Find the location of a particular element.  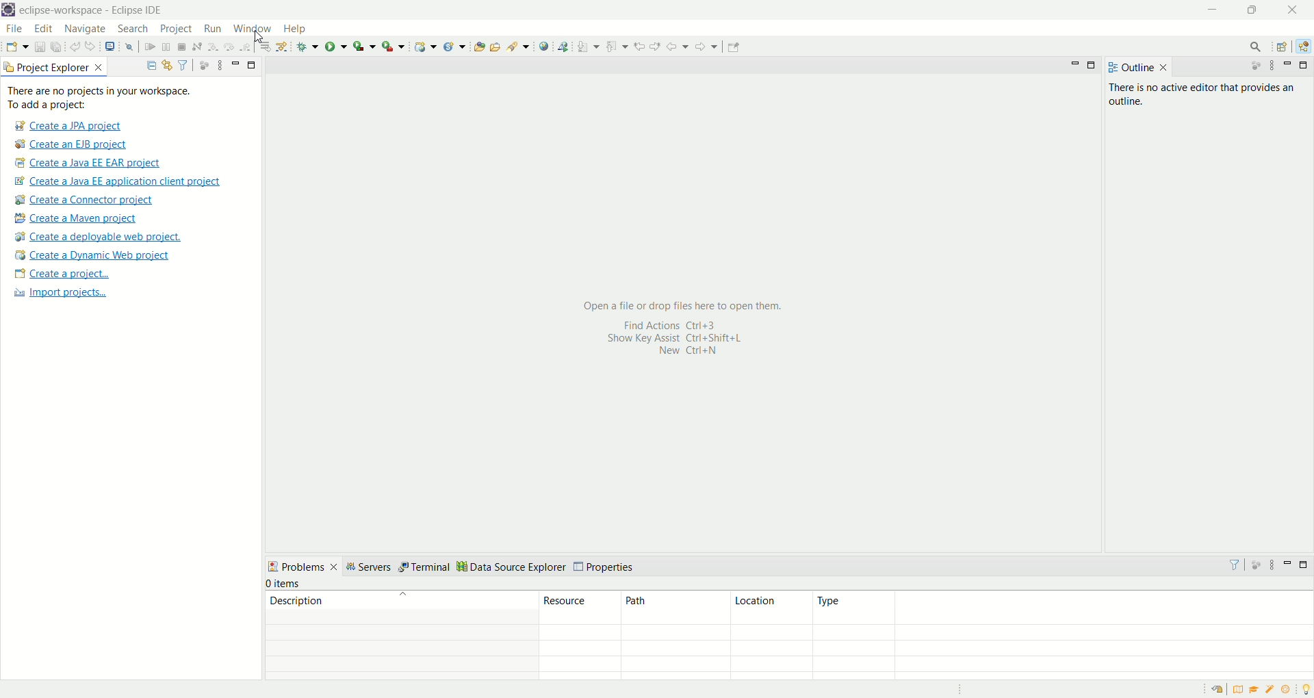

Pin editor is located at coordinates (732, 49).